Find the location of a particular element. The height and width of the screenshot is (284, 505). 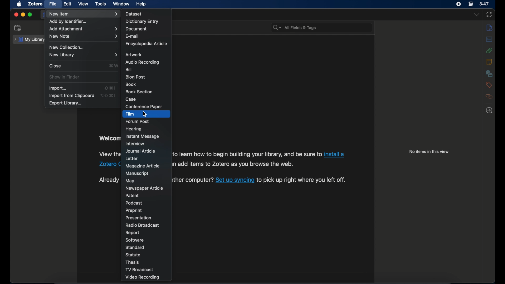

new item is located at coordinates (83, 14).